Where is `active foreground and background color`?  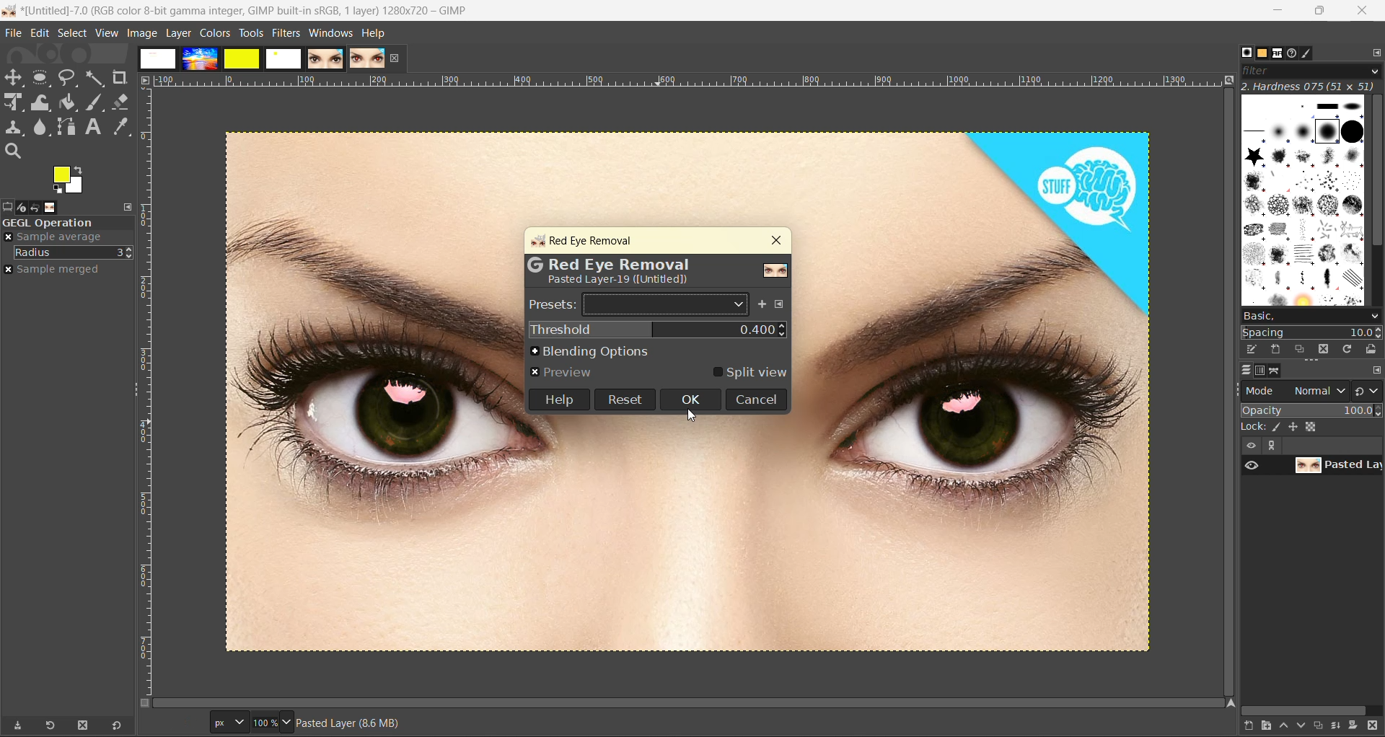 active foreground and background color is located at coordinates (70, 180).